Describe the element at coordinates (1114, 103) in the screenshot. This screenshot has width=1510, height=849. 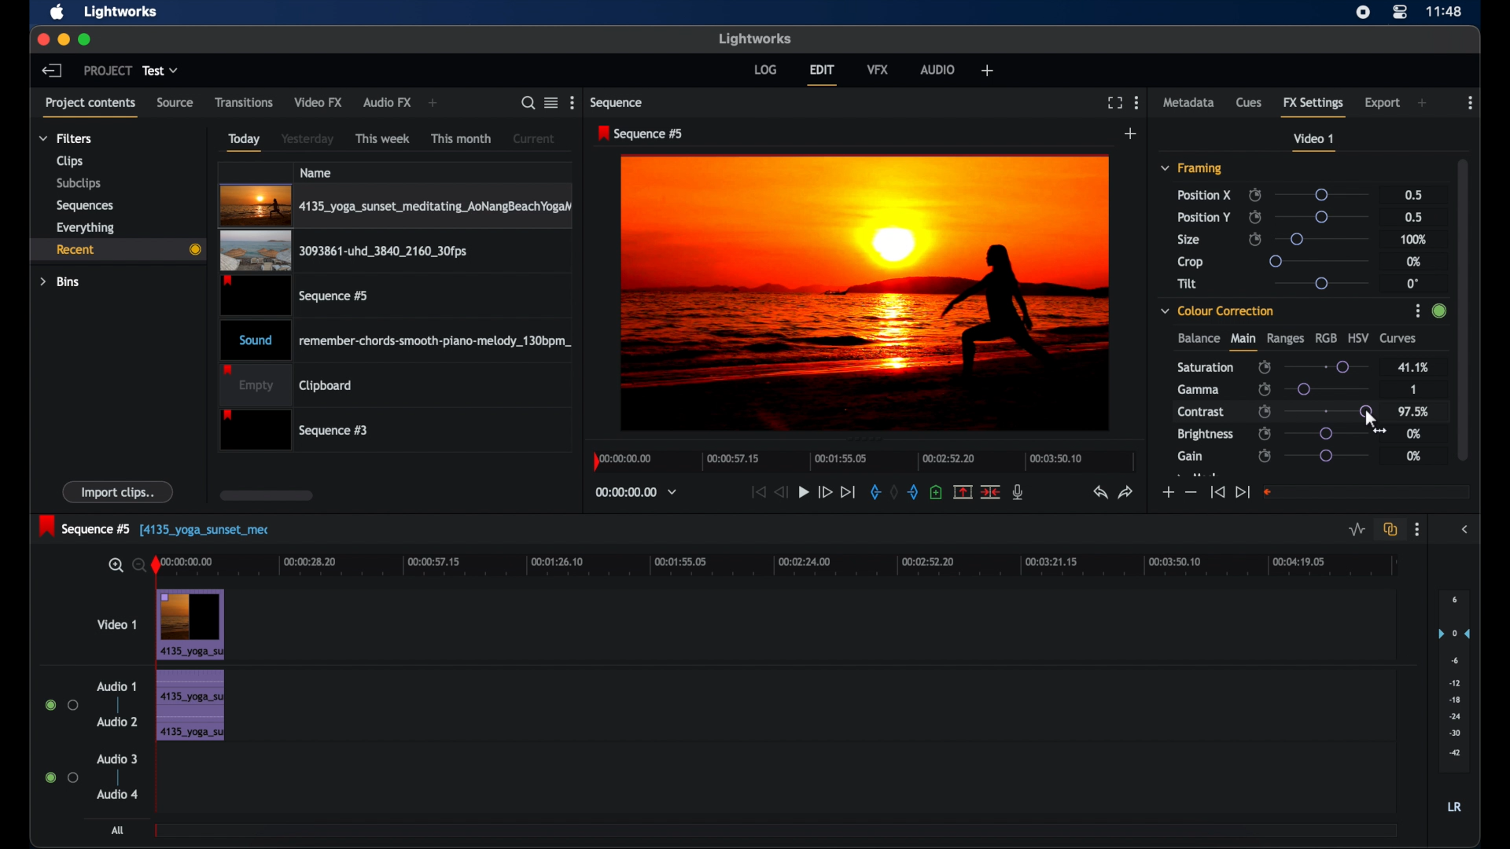
I see `full screen` at that location.